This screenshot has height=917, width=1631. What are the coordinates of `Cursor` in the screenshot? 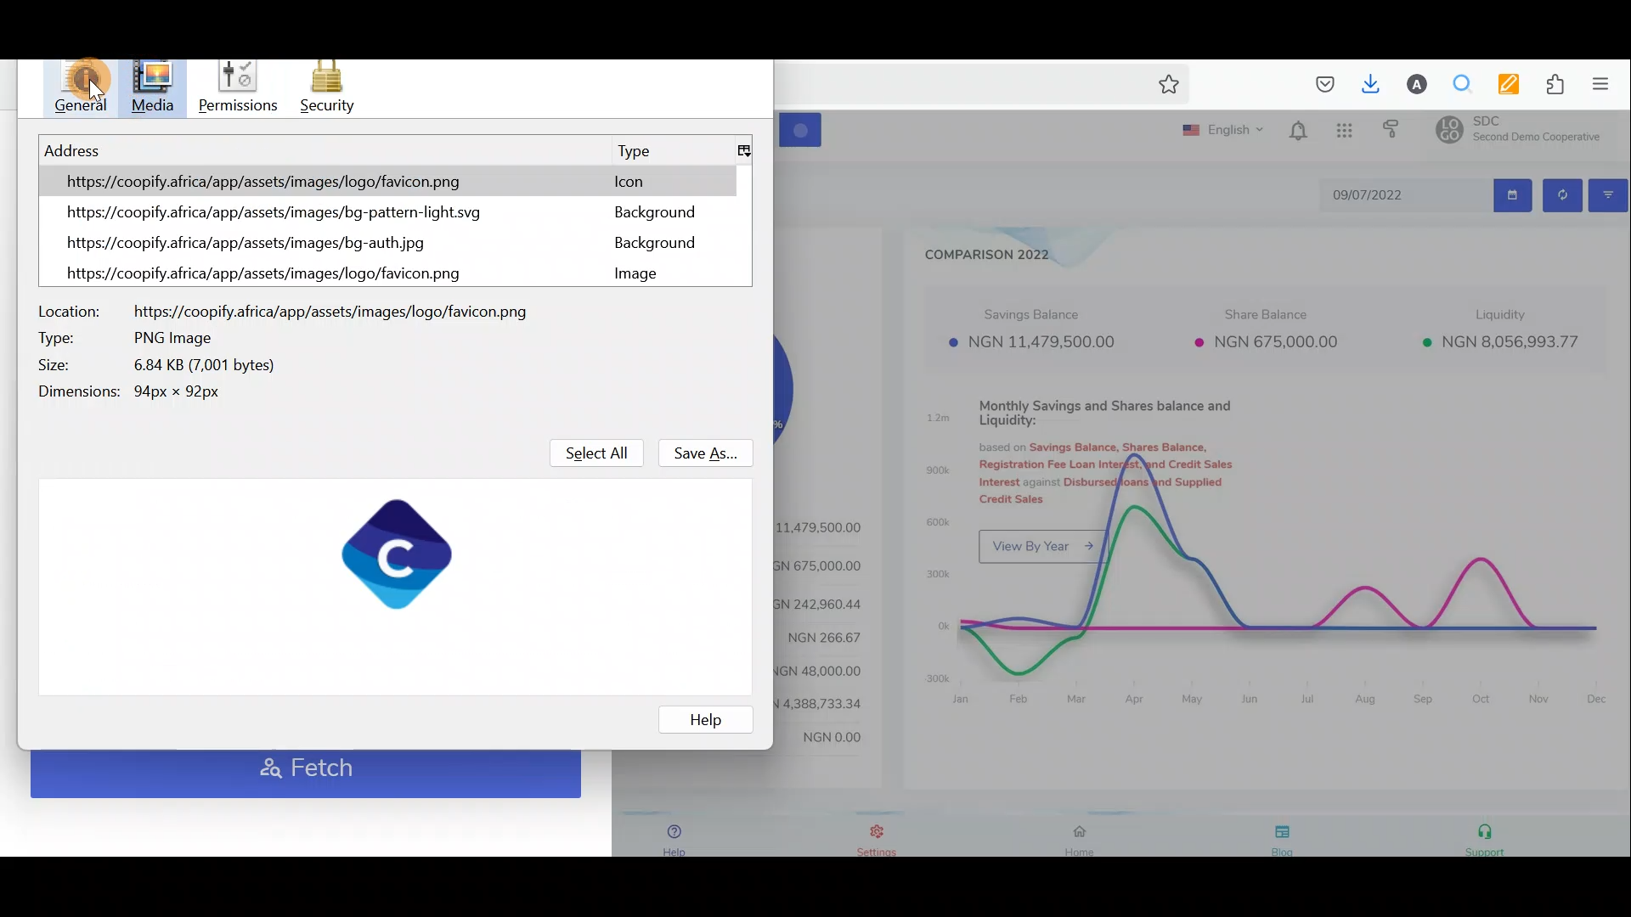 It's located at (78, 87).